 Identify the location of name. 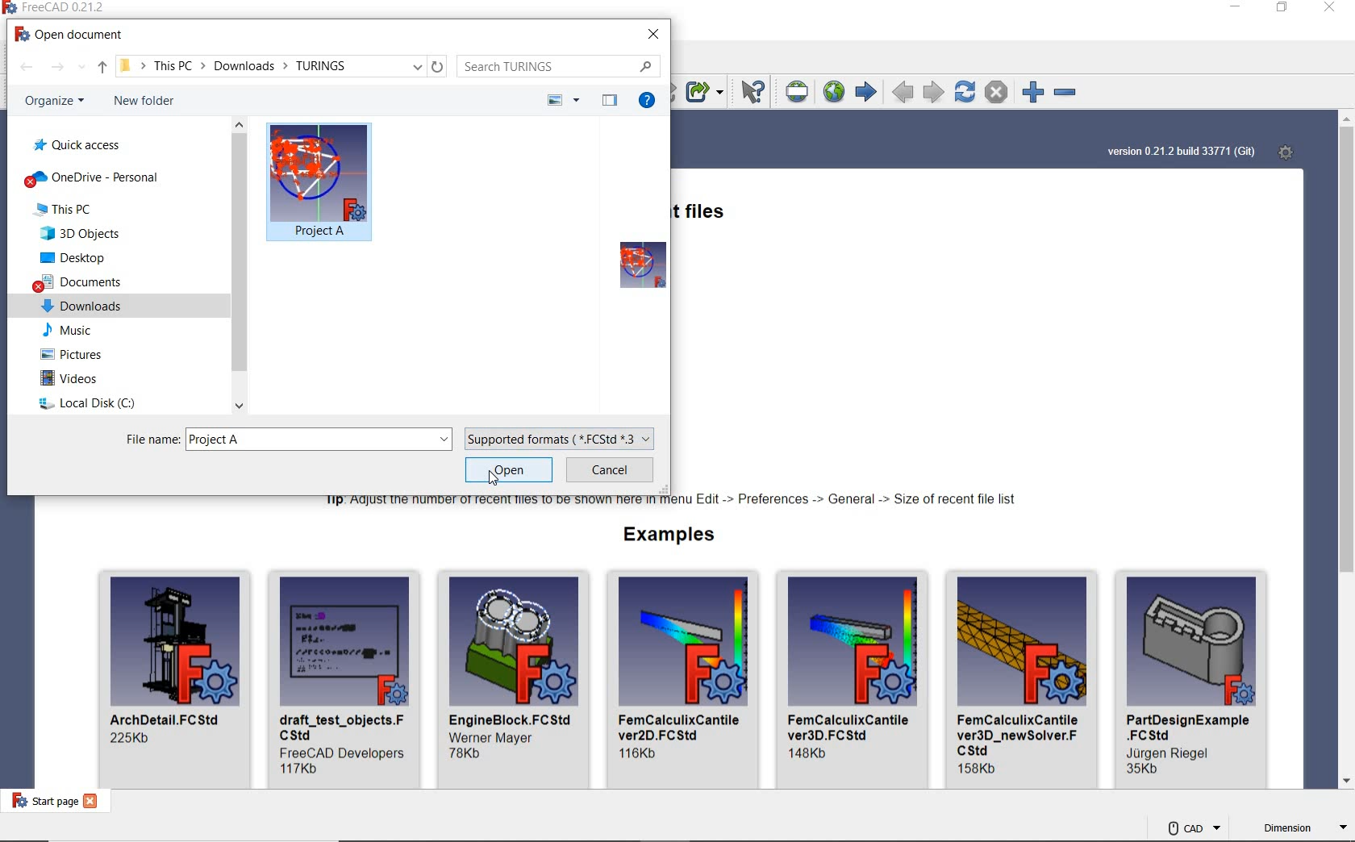
(1019, 733).